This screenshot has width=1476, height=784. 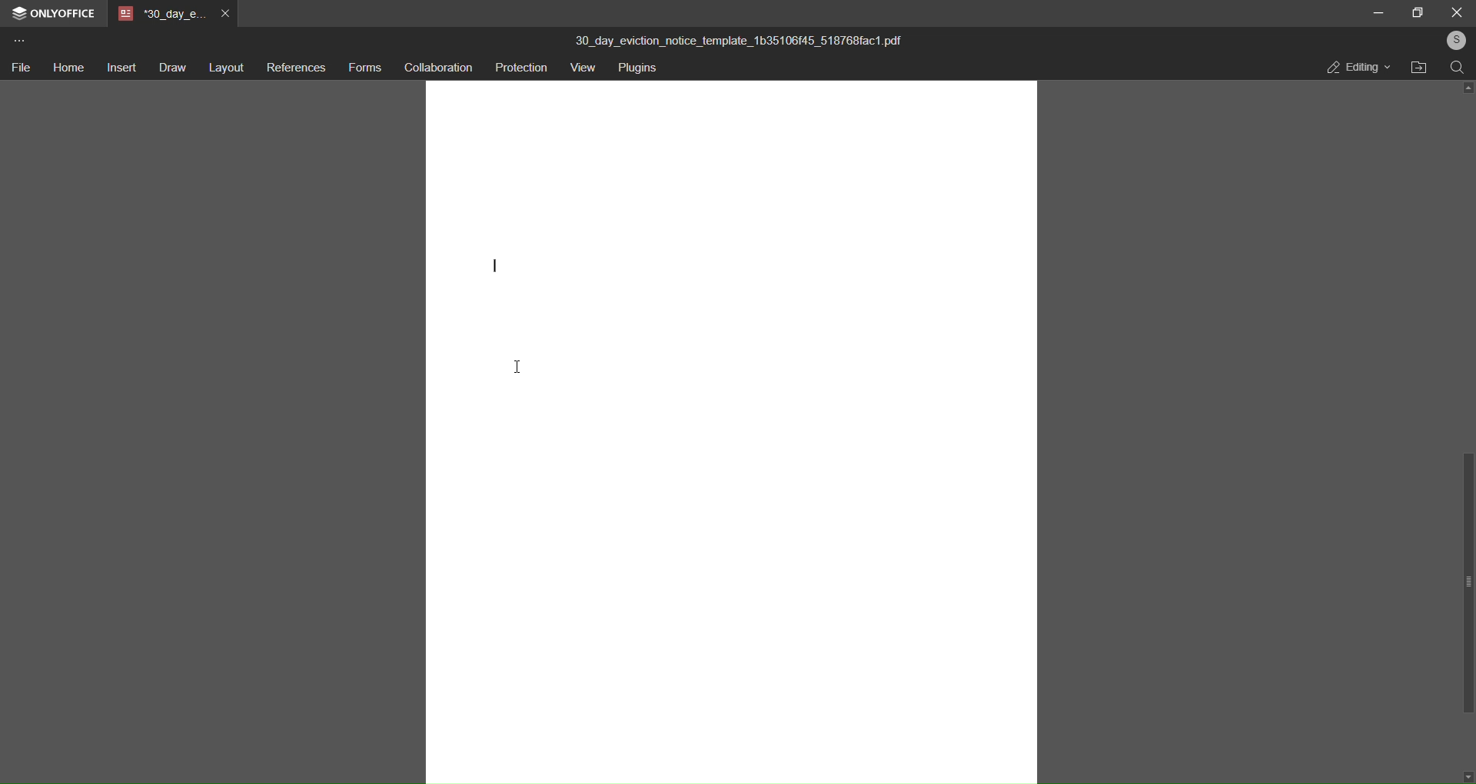 What do you see at coordinates (18, 43) in the screenshot?
I see `more` at bounding box center [18, 43].